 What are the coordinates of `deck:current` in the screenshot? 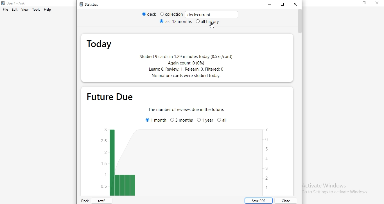 It's located at (211, 14).